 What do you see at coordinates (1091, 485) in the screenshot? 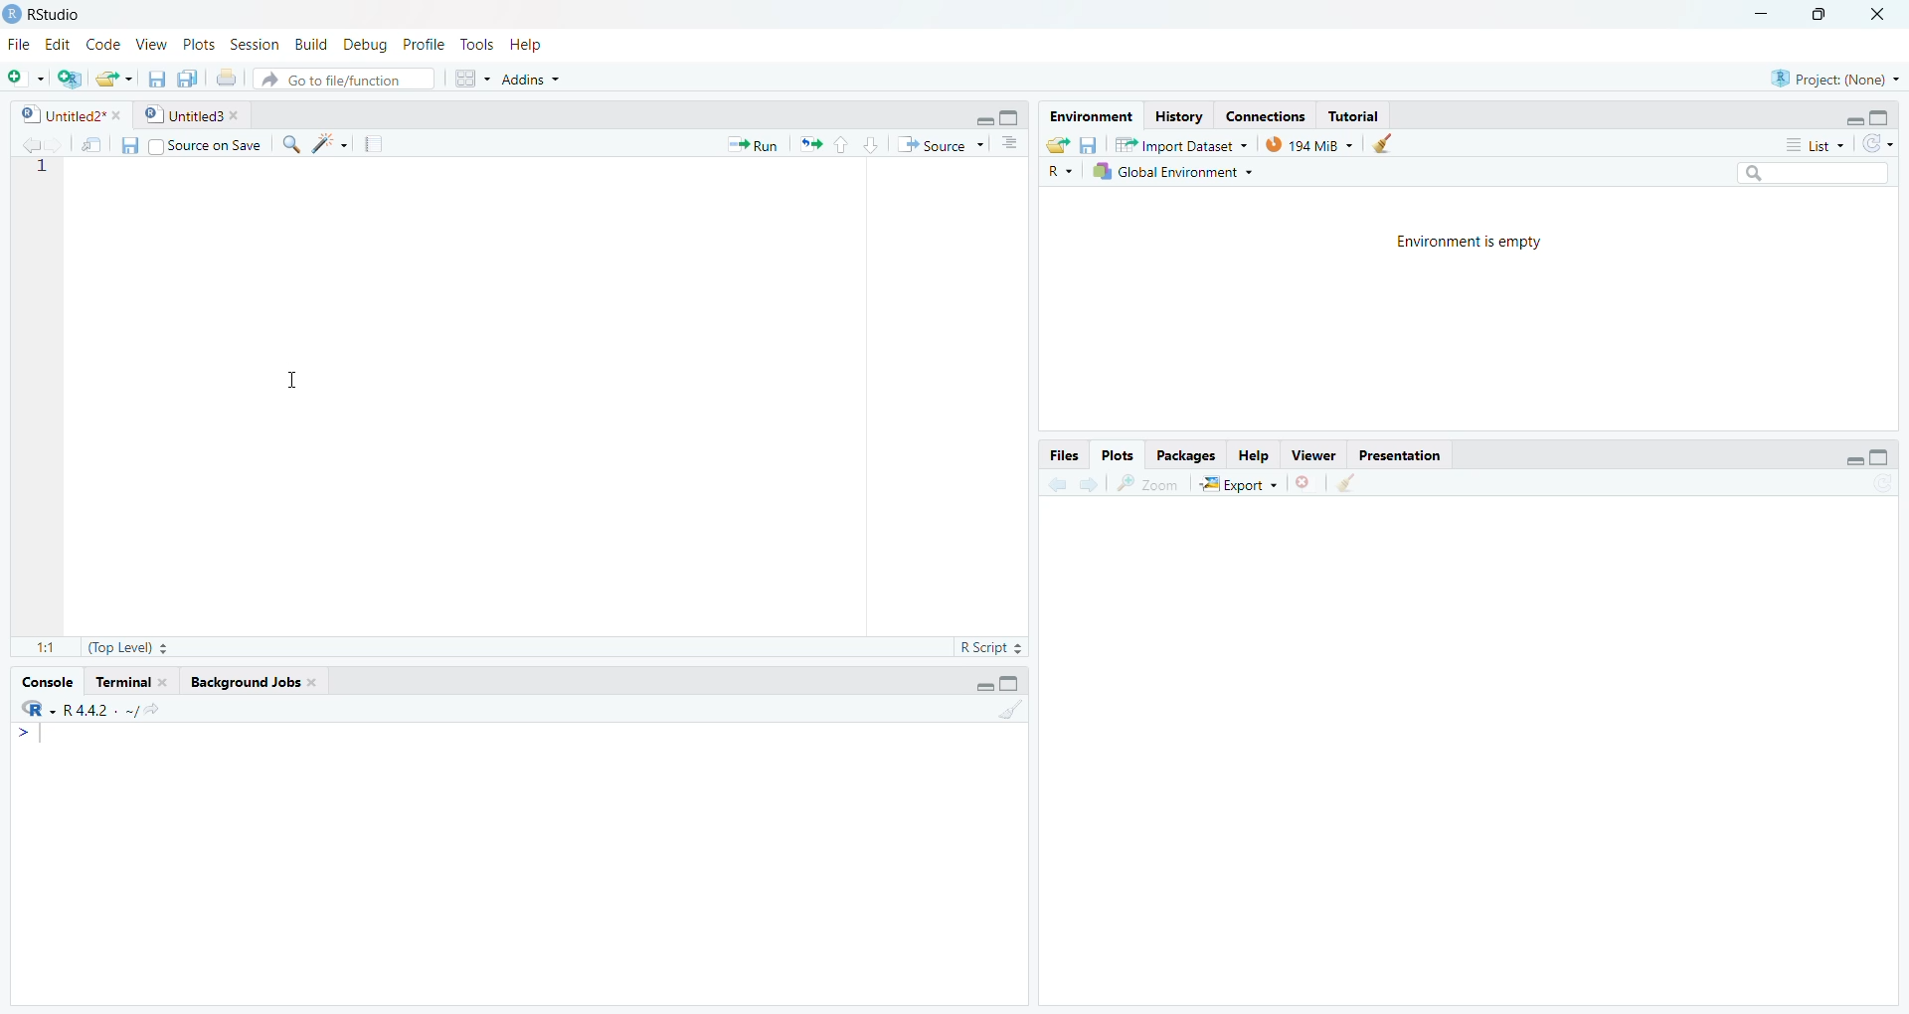
I see `move forward` at bounding box center [1091, 485].